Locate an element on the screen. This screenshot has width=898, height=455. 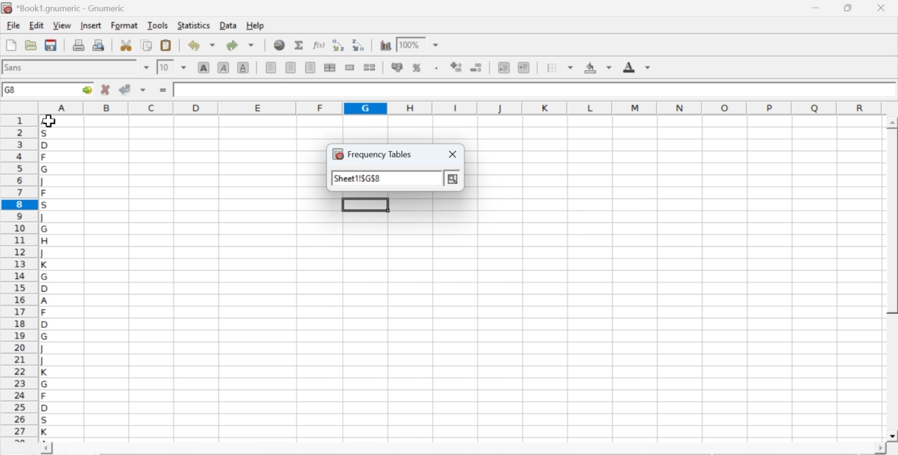
center horizontally is located at coordinates (330, 67).